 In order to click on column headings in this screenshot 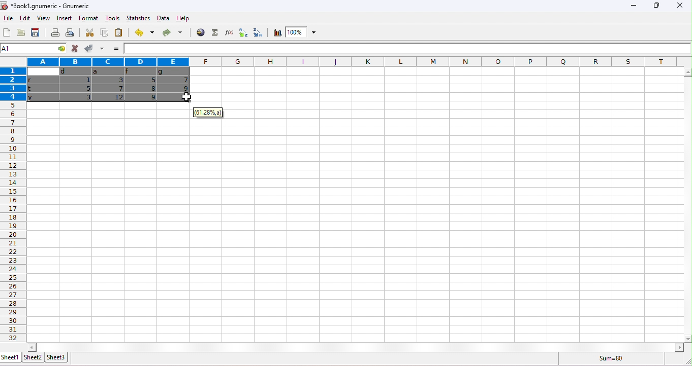, I will do `click(342, 62)`.